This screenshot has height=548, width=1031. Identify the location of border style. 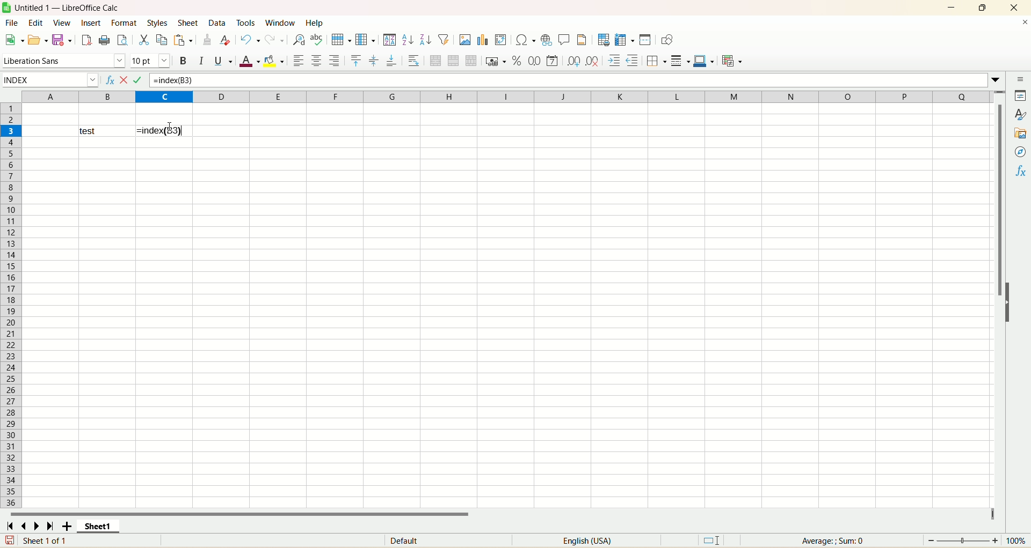
(680, 61).